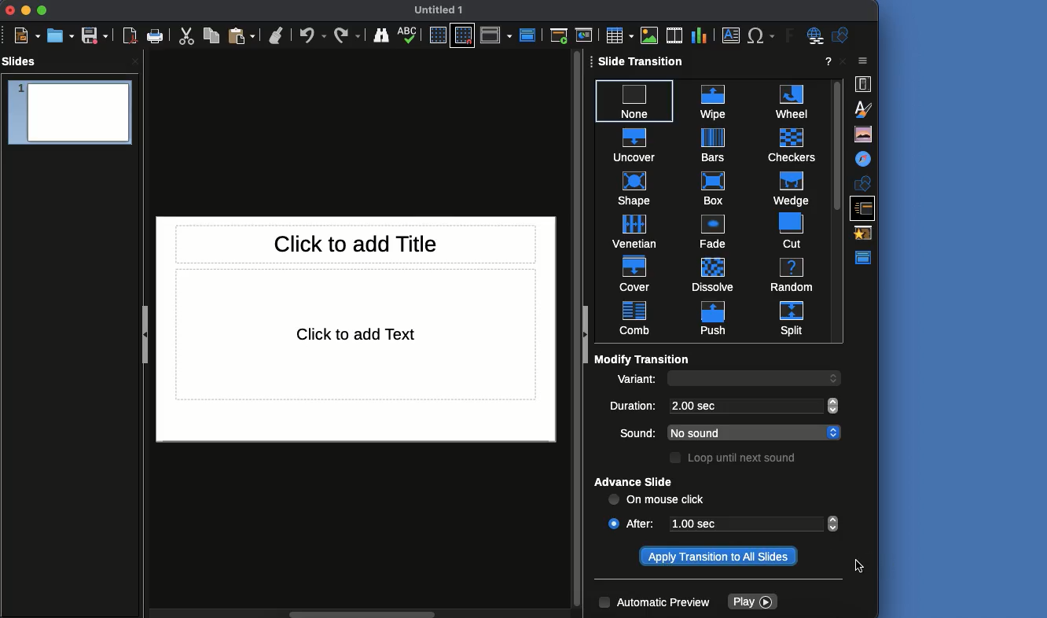  I want to click on cursor, so click(860, 568).